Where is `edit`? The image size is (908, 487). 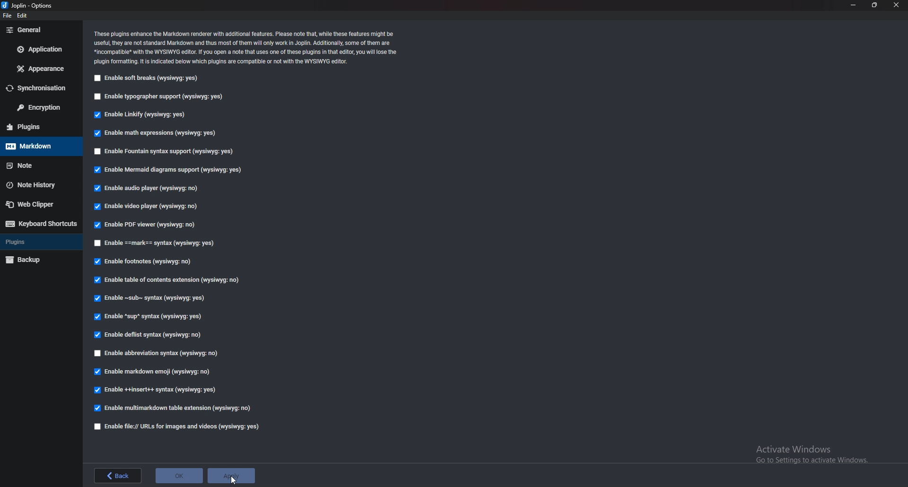
edit is located at coordinates (23, 16).